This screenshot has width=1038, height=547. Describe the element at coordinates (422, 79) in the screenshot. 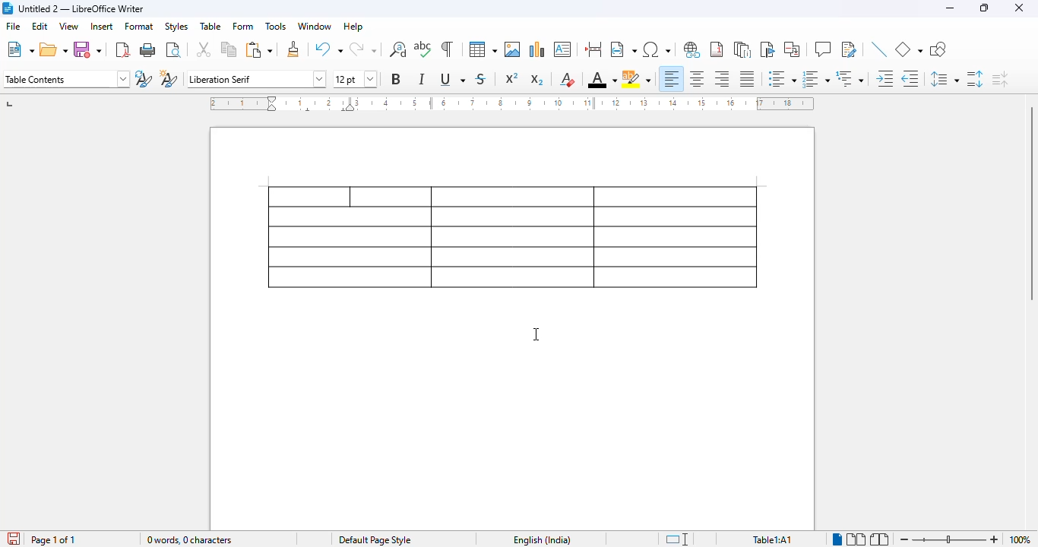

I see `italic` at that location.